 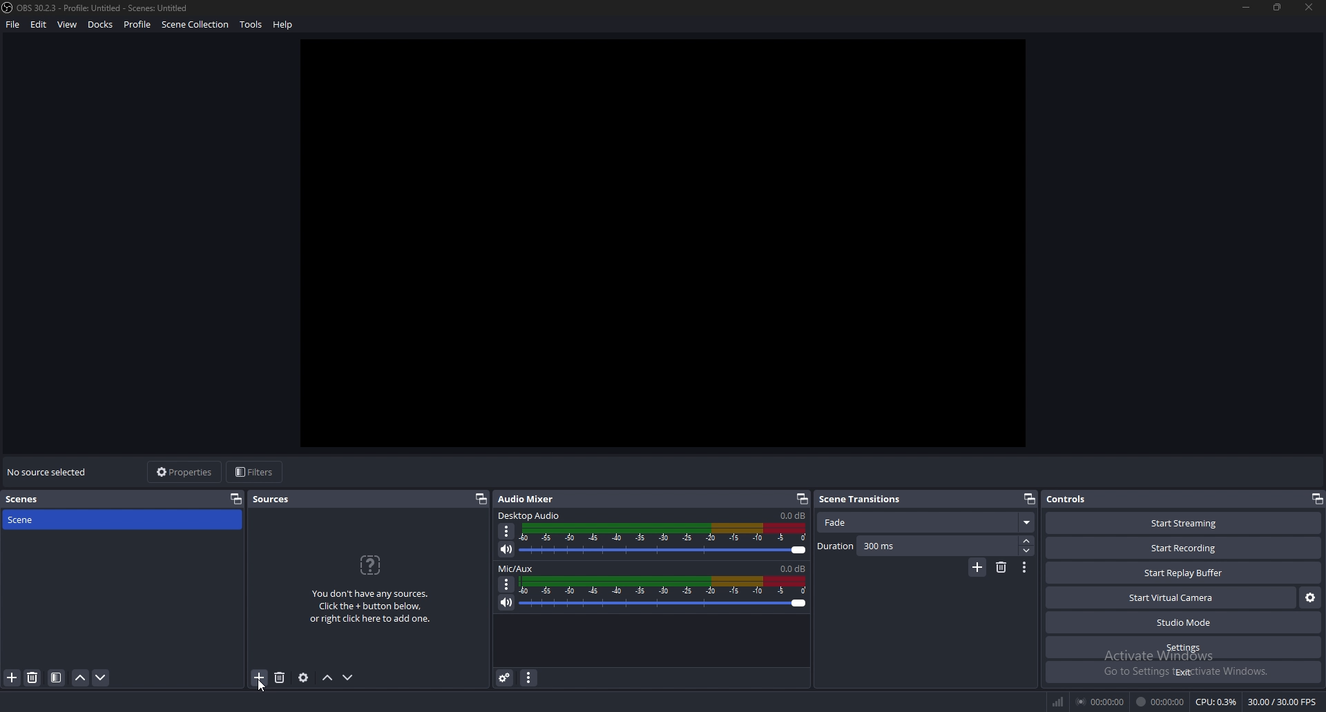 What do you see at coordinates (1075, 500) in the screenshot?
I see `controls` at bounding box center [1075, 500].